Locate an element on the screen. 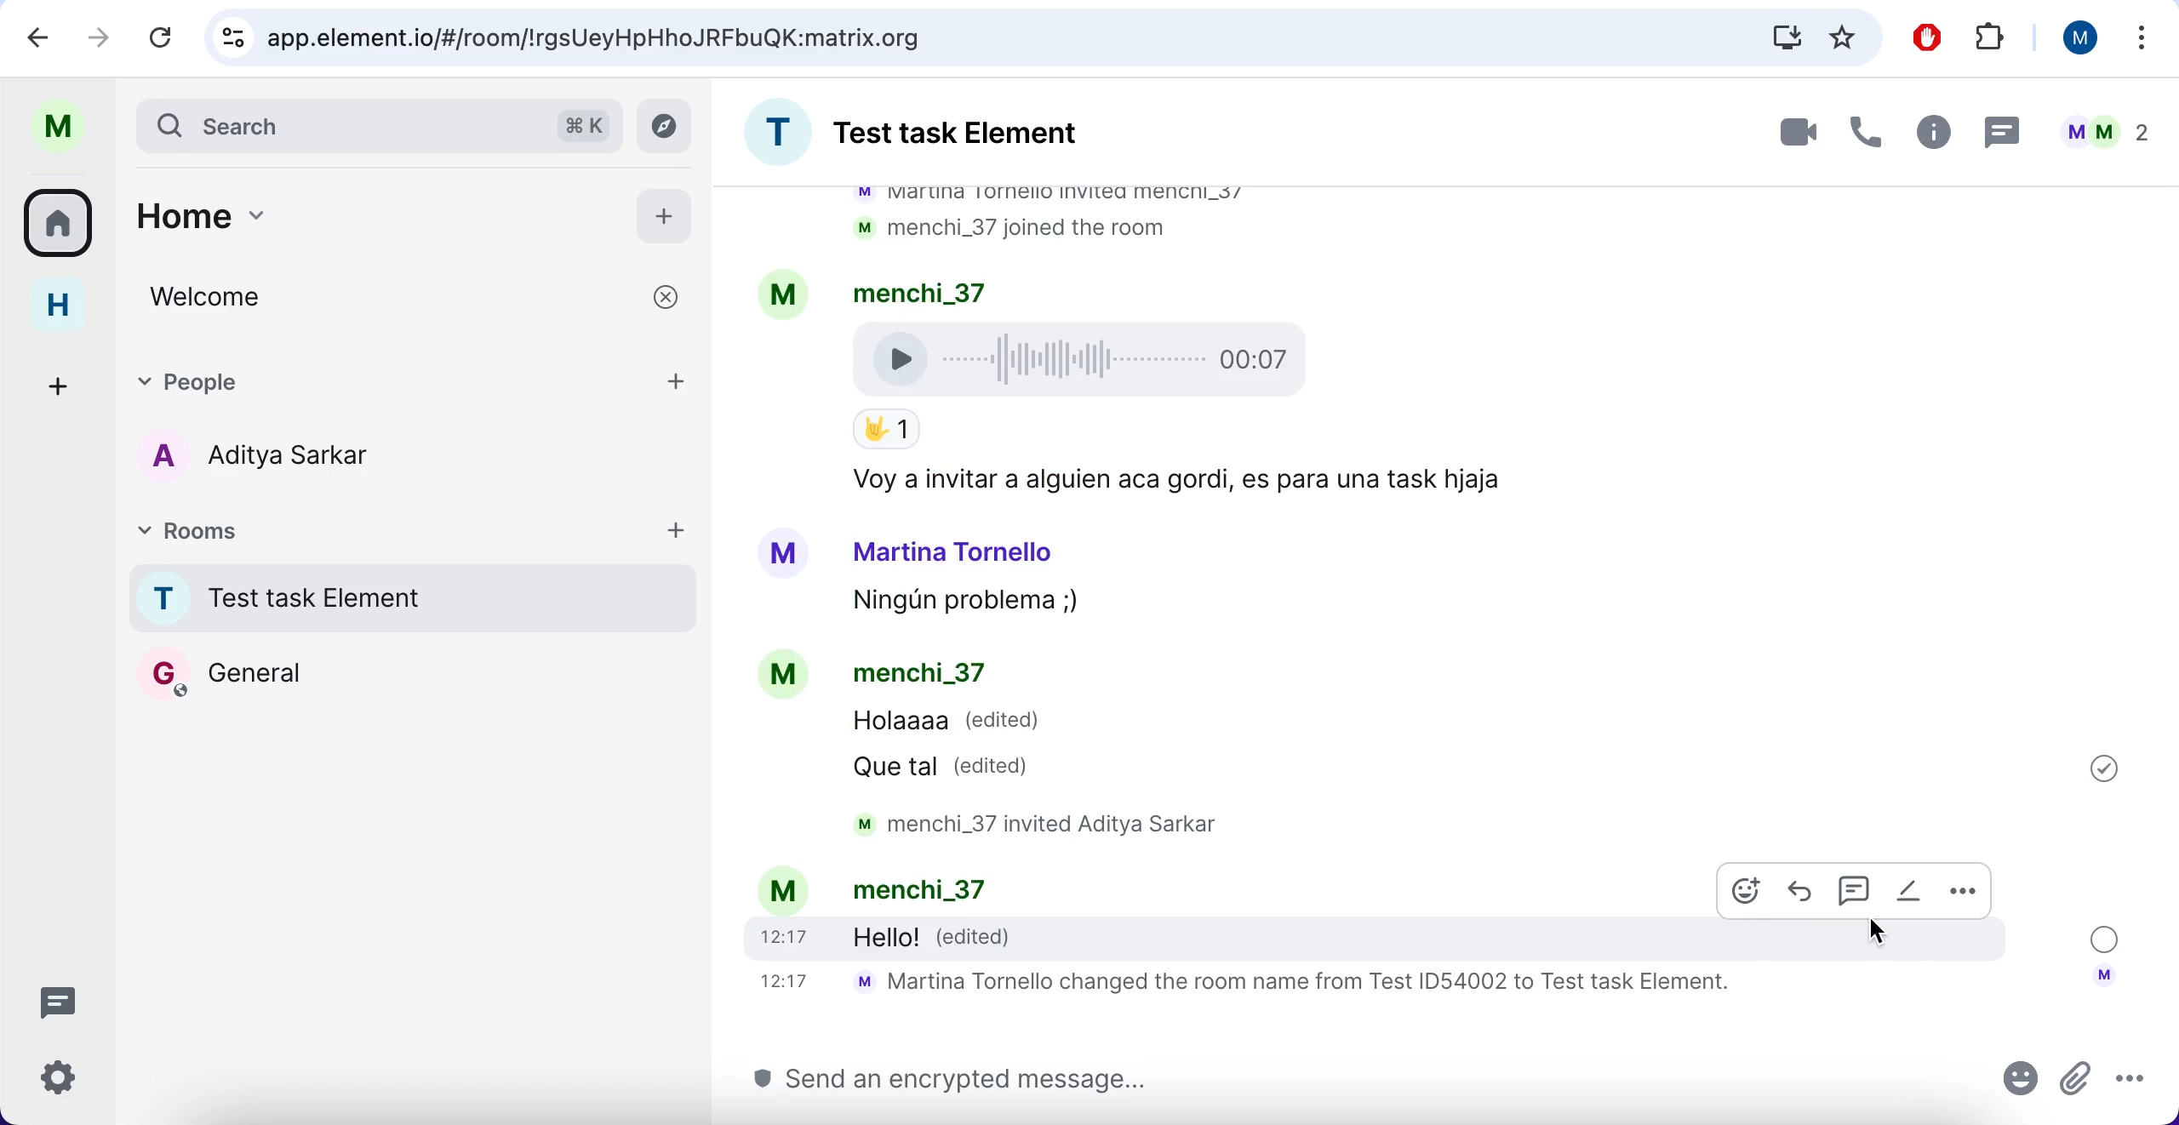 The width and height of the screenshot is (2179, 1125). welcome is located at coordinates (411, 300).